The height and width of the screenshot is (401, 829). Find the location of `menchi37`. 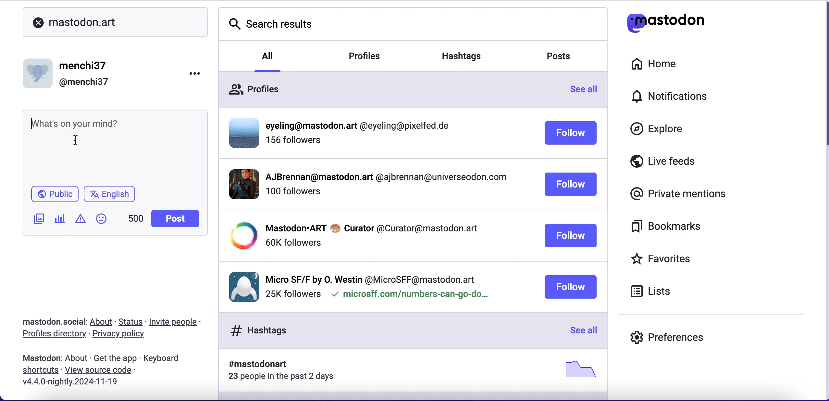

menchi37 is located at coordinates (84, 66).